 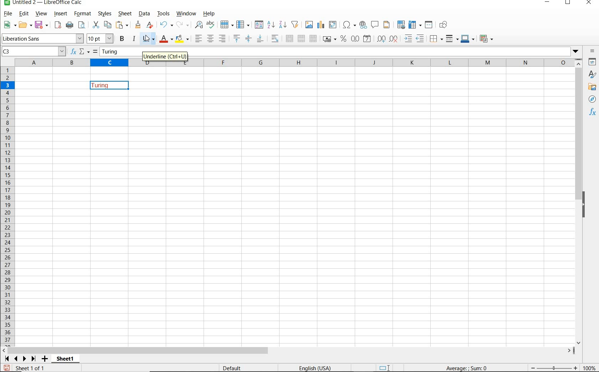 What do you see at coordinates (271, 25) in the screenshot?
I see `SORT ASCENDING` at bounding box center [271, 25].